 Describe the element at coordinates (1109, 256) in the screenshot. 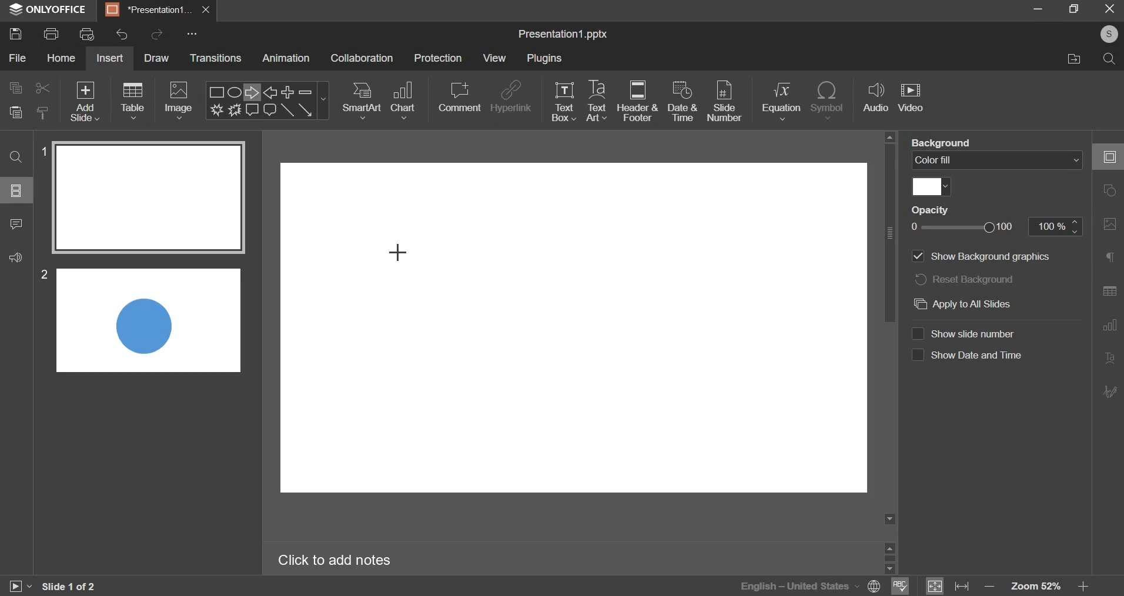

I see `Paragraph settings` at that location.